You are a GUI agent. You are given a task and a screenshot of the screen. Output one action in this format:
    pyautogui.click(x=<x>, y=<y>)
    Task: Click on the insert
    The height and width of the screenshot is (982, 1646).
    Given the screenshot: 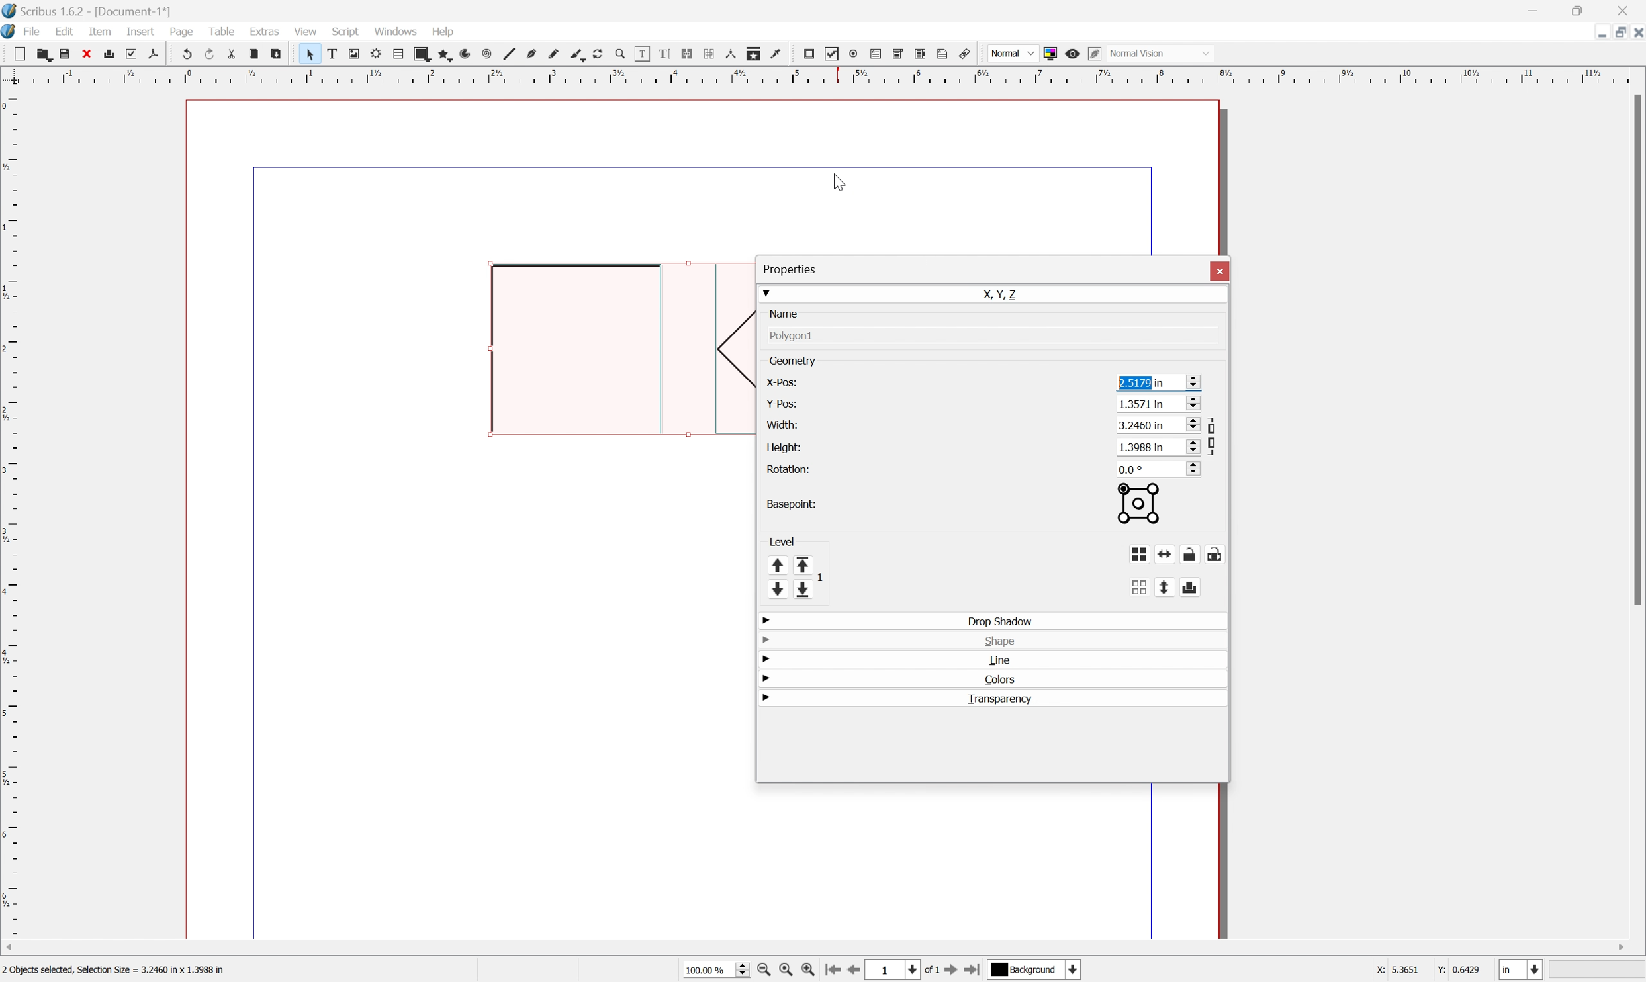 What is the action you would take?
    pyautogui.click(x=141, y=30)
    